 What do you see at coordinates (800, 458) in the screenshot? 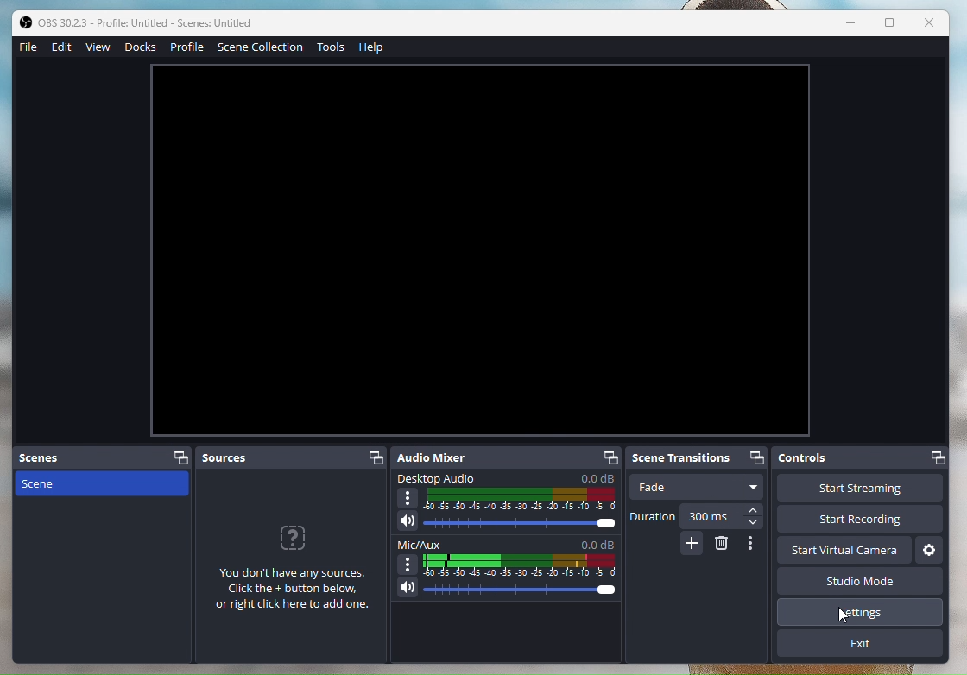
I see `Controls` at bounding box center [800, 458].